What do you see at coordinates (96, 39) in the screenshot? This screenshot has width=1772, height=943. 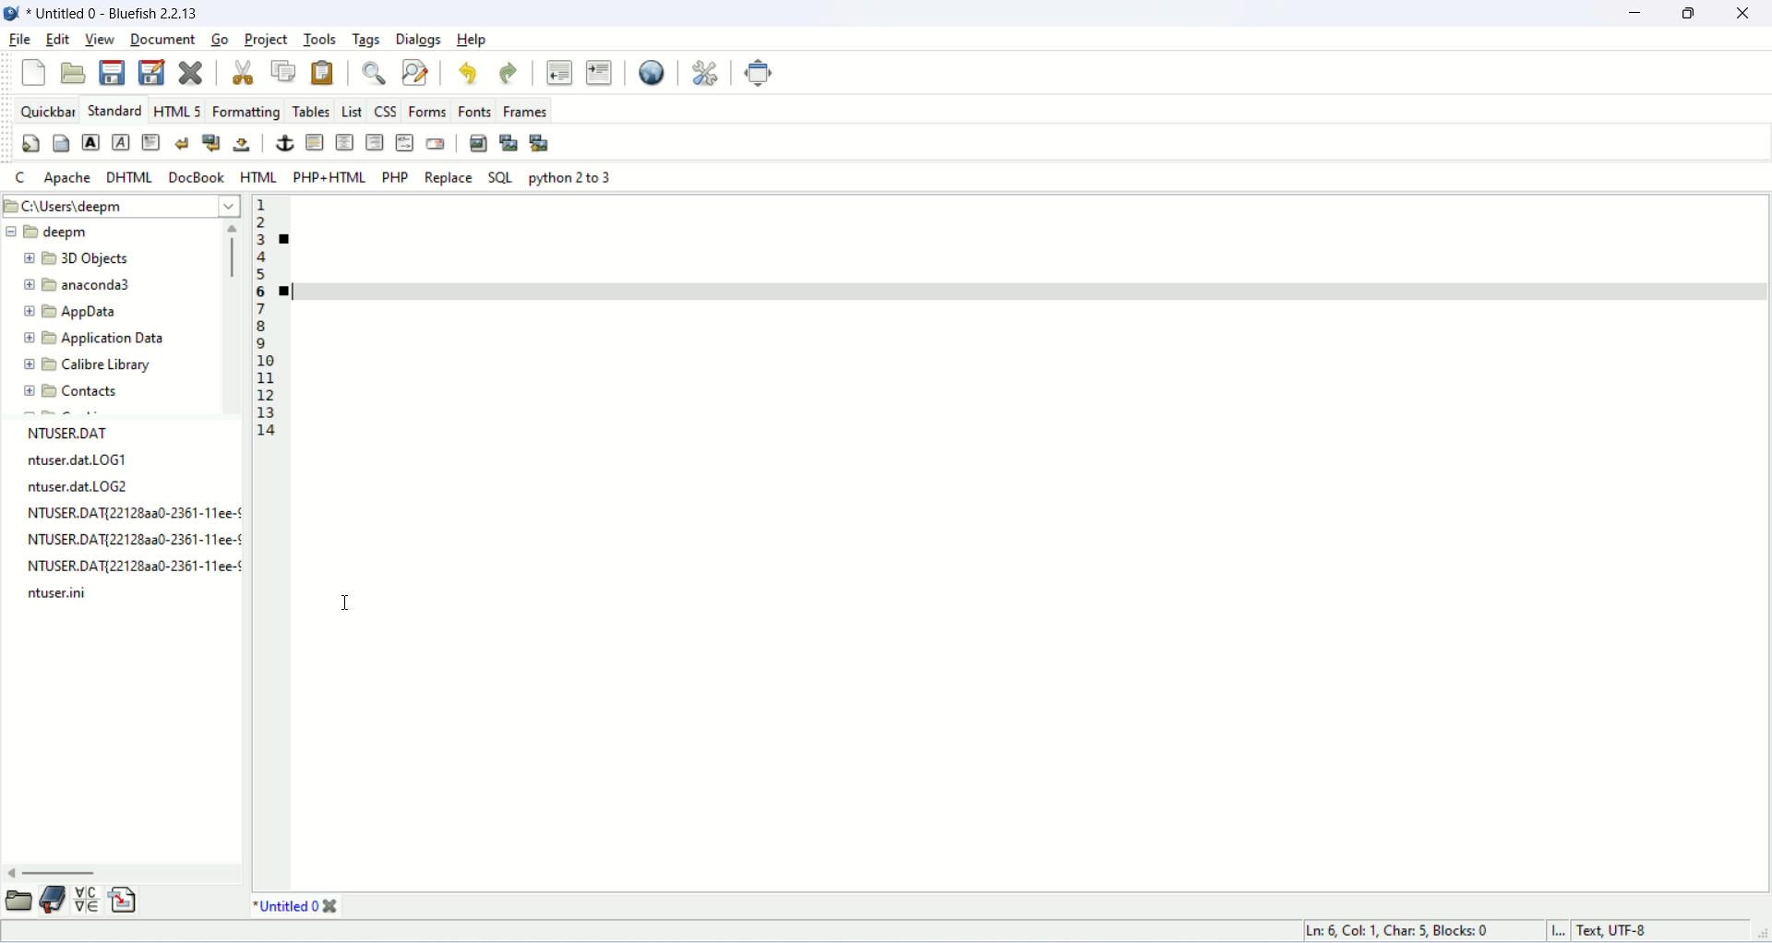 I see `view` at bounding box center [96, 39].